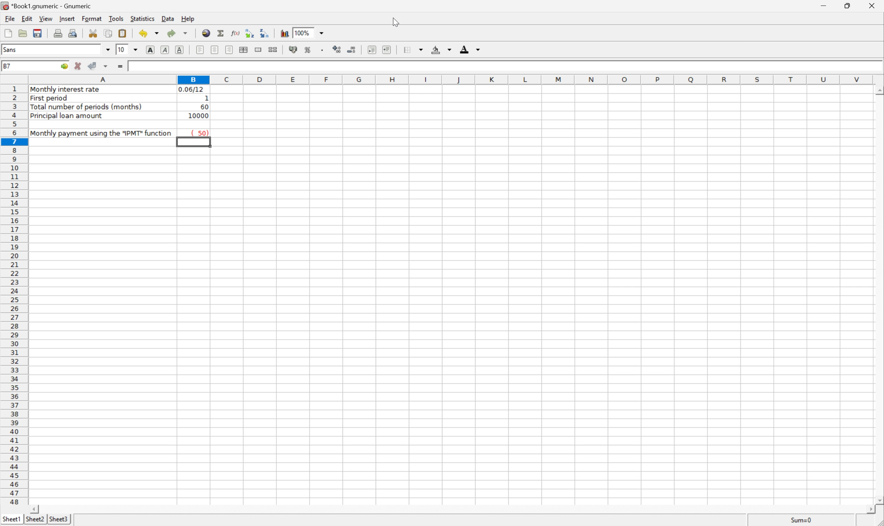  I want to click on Total number of periods (months), so click(88, 107).